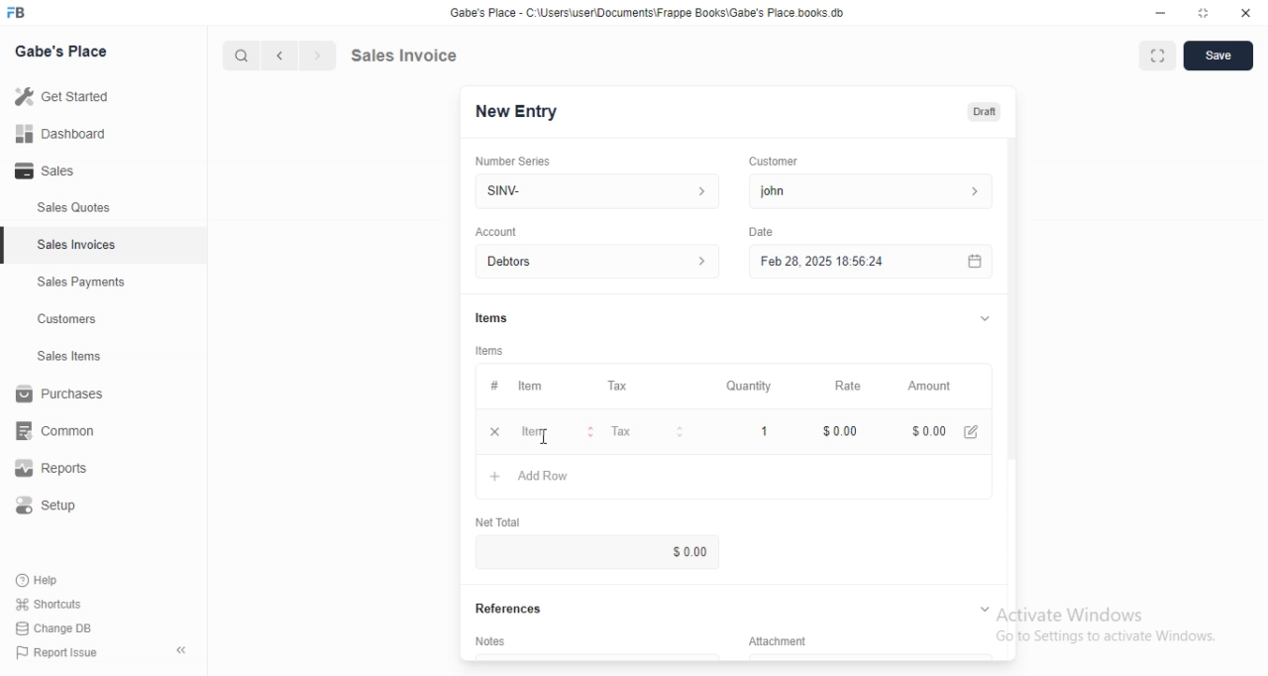  I want to click on Account, so click(601, 262).